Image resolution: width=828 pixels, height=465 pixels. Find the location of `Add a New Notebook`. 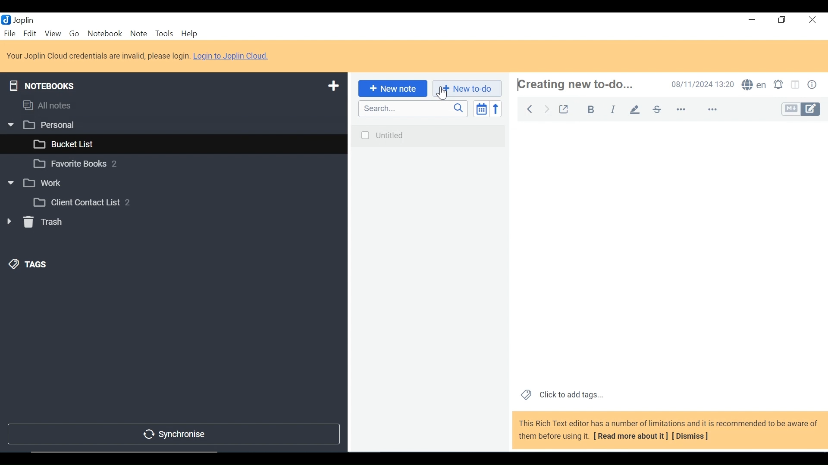

Add a New Notebook is located at coordinates (334, 85).